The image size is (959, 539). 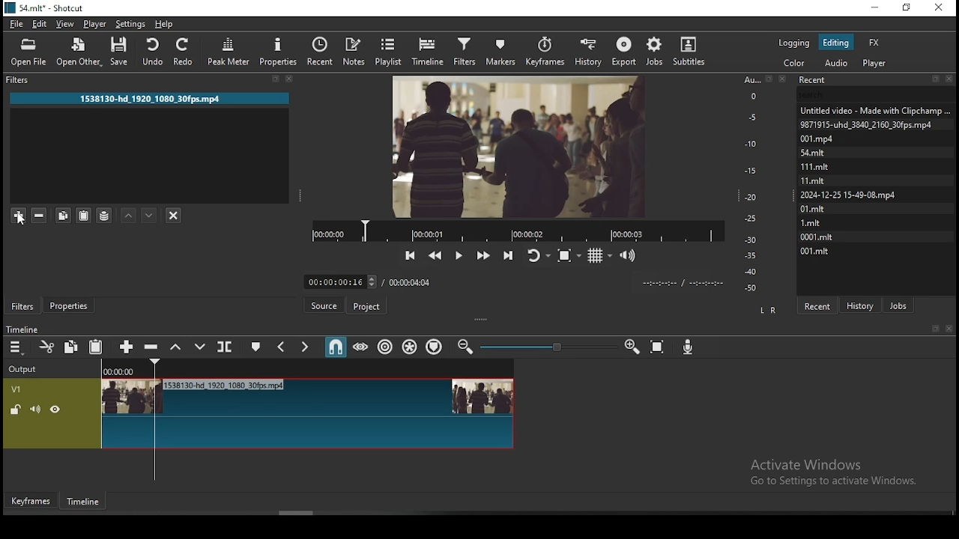 I want to click on filters, so click(x=464, y=49).